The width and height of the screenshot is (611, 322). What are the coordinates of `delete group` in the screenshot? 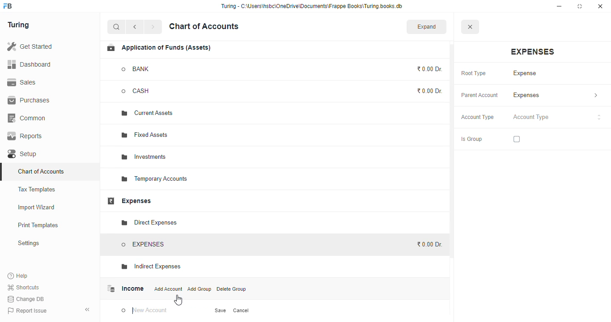 It's located at (231, 289).